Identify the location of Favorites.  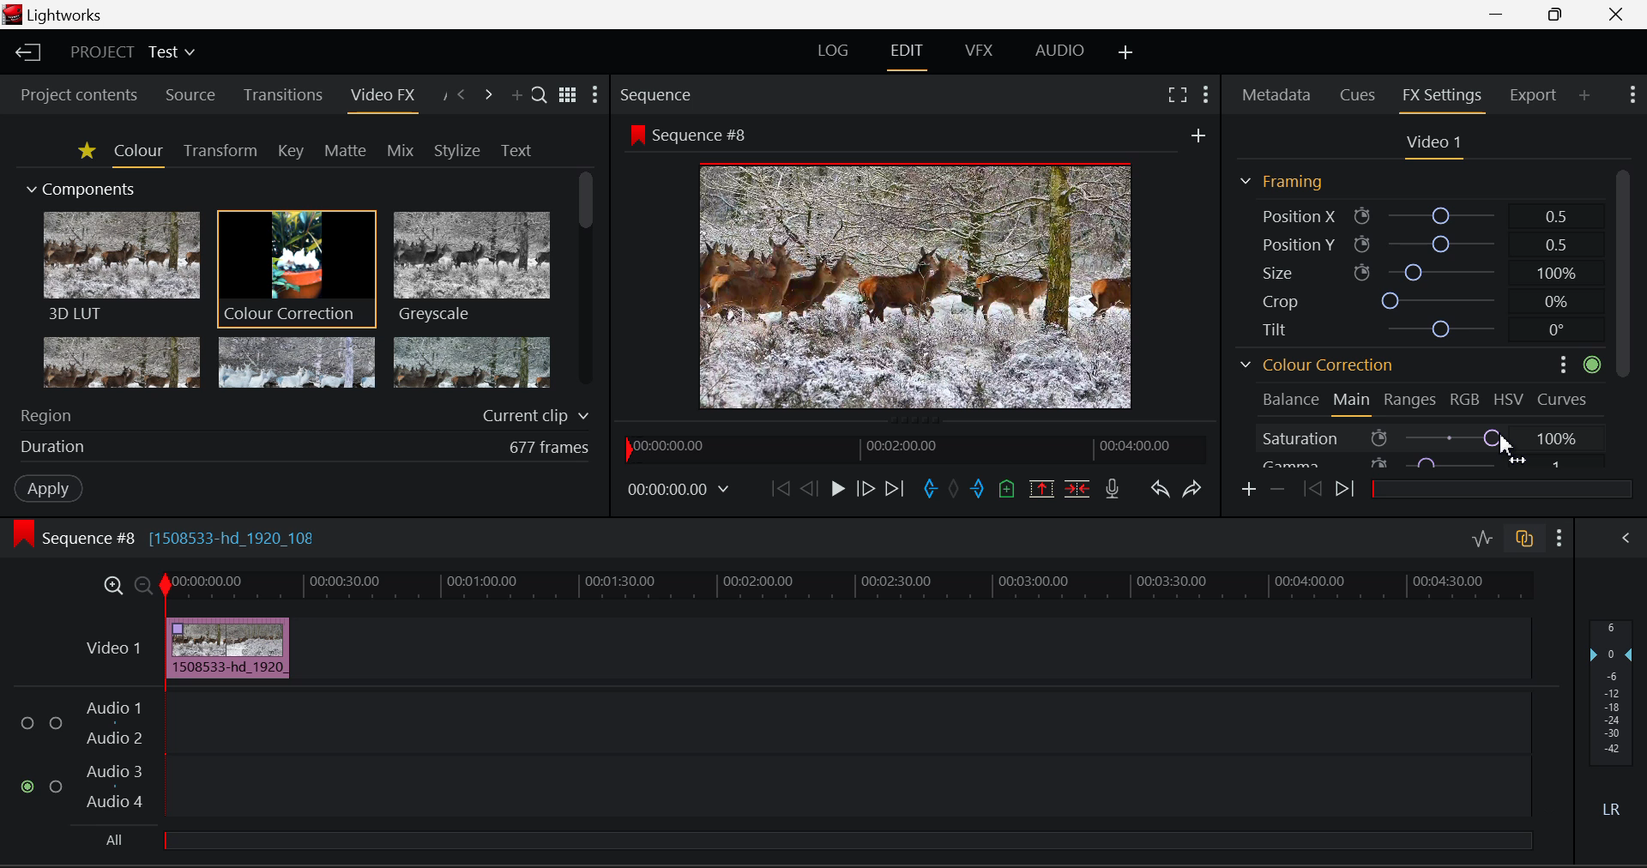
(84, 151).